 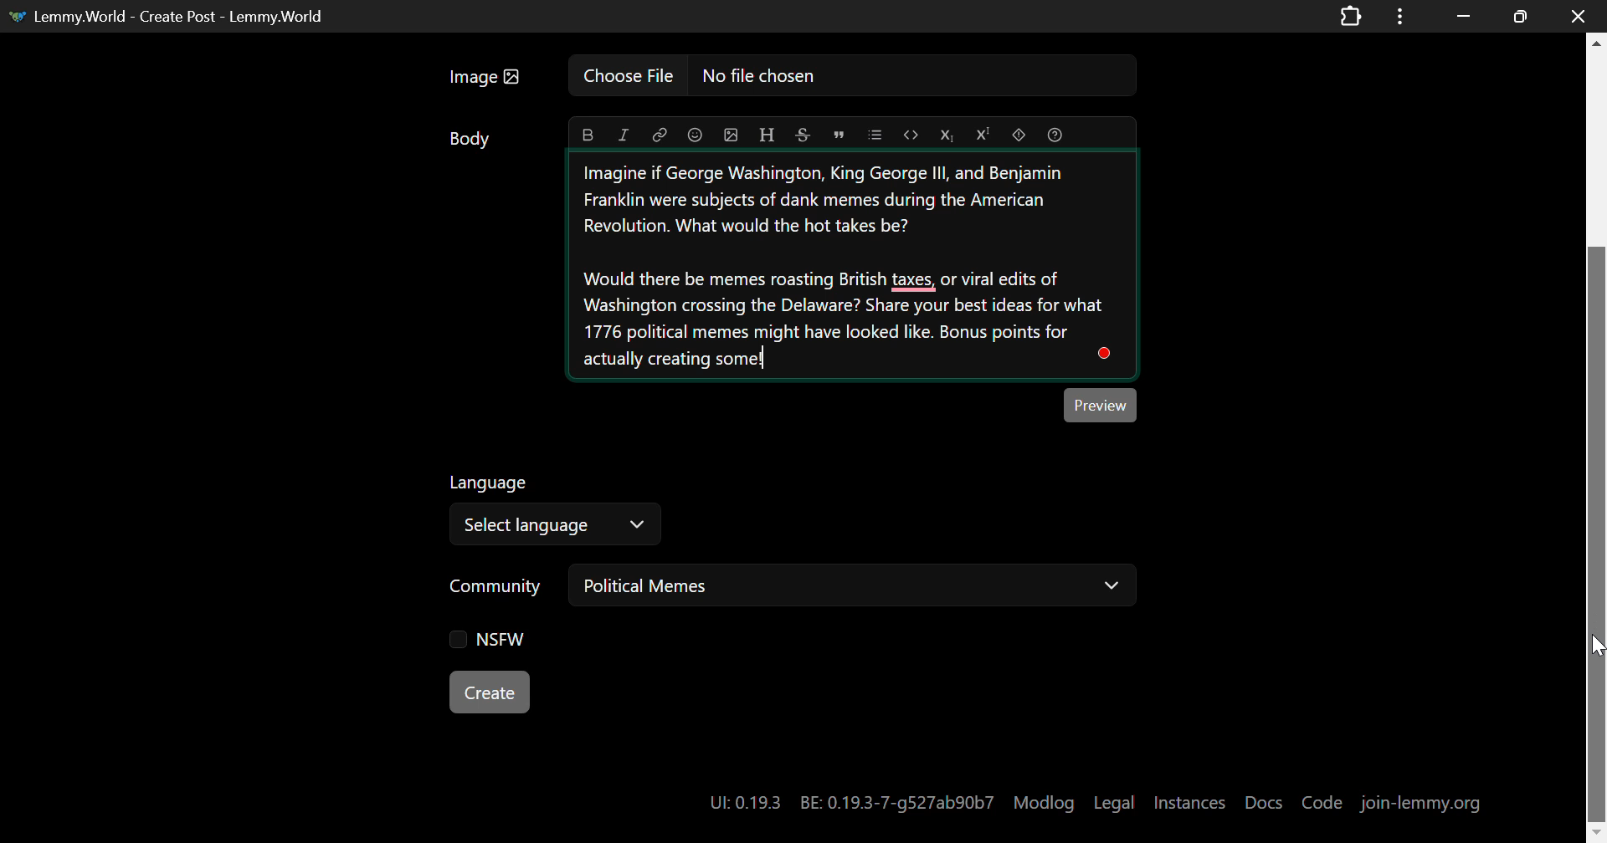 What do you see at coordinates (587, 134) in the screenshot?
I see `Bold` at bounding box center [587, 134].